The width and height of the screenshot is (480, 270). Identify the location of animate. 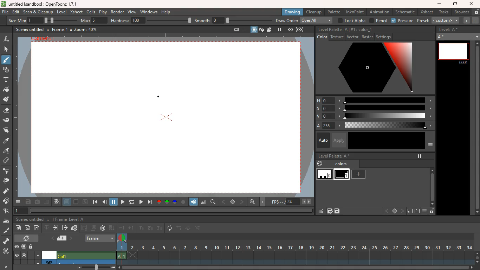
(188, 229).